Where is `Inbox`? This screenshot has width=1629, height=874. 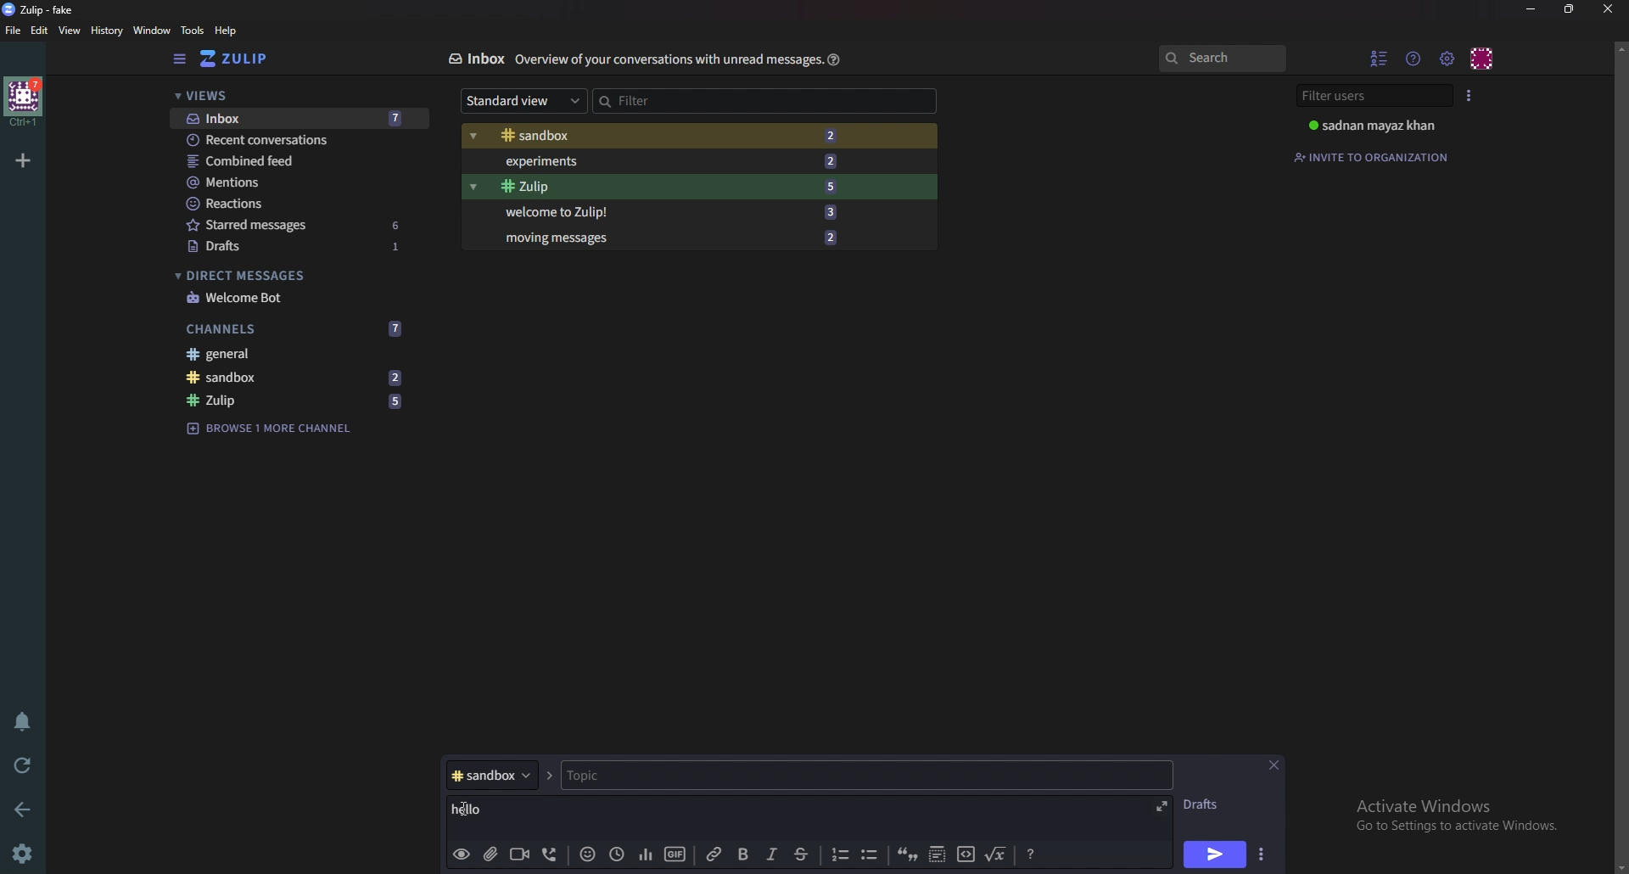
Inbox is located at coordinates (479, 59).